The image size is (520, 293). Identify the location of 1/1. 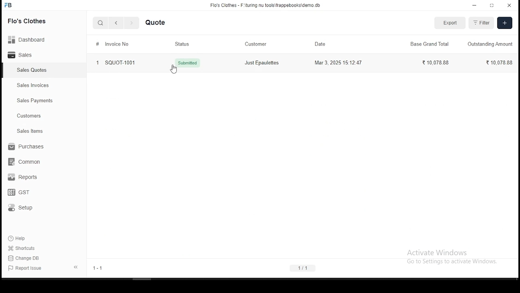
(304, 267).